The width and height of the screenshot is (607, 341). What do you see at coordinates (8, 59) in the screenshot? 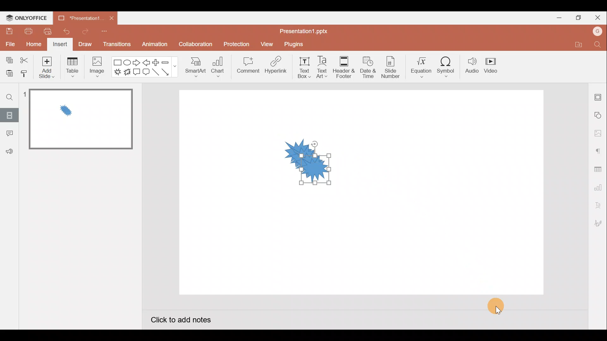
I see `Copy` at bounding box center [8, 59].